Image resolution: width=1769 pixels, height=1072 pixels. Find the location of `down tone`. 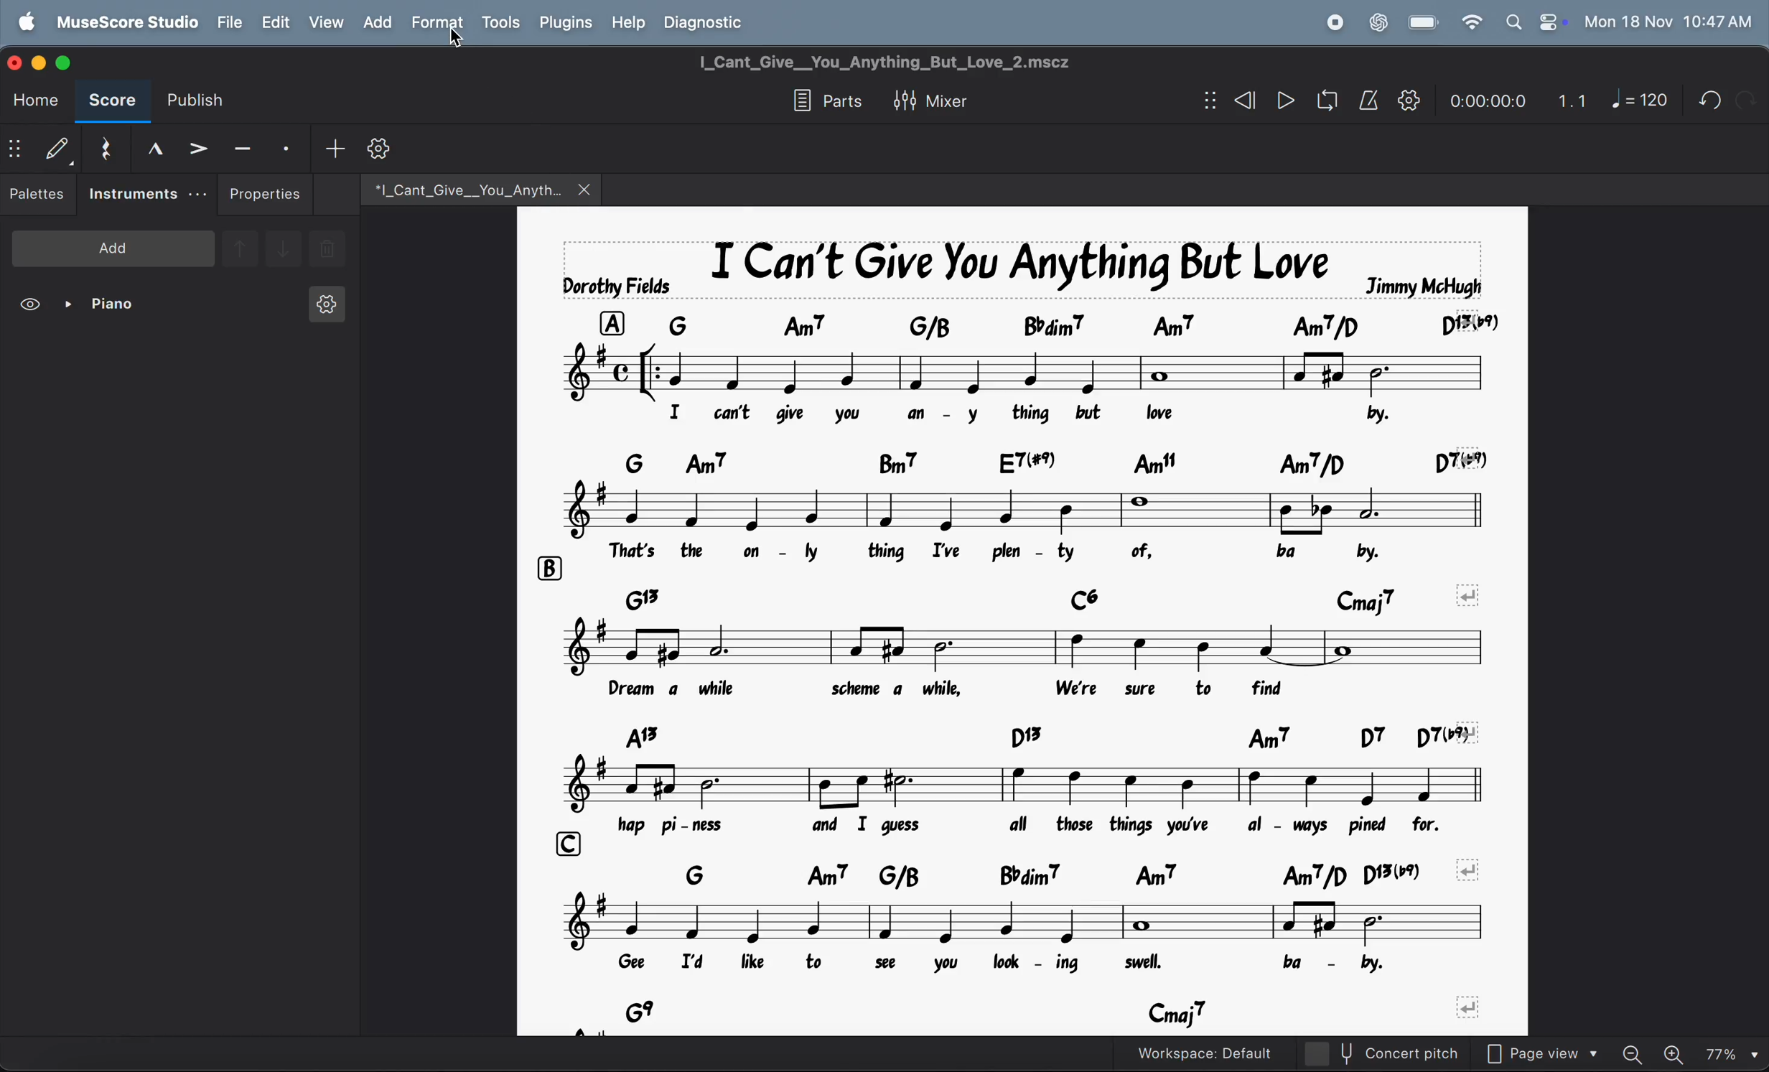

down tone is located at coordinates (284, 250).